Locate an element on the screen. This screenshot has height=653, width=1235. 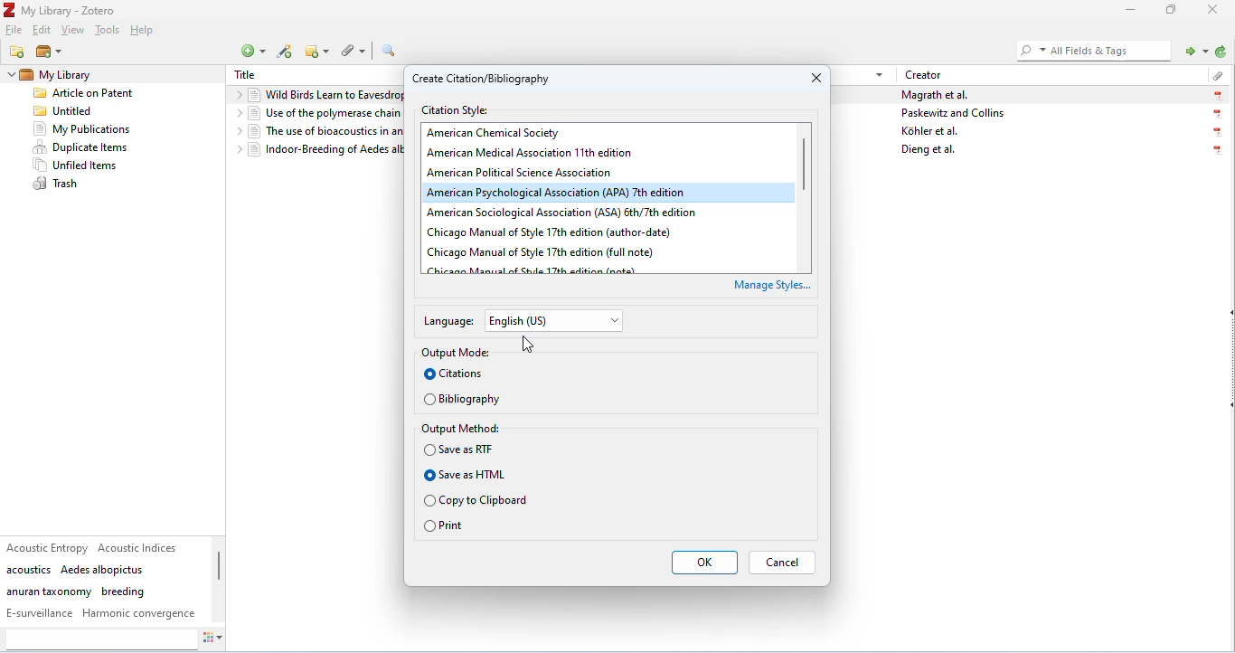
output method is located at coordinates (464, 429).